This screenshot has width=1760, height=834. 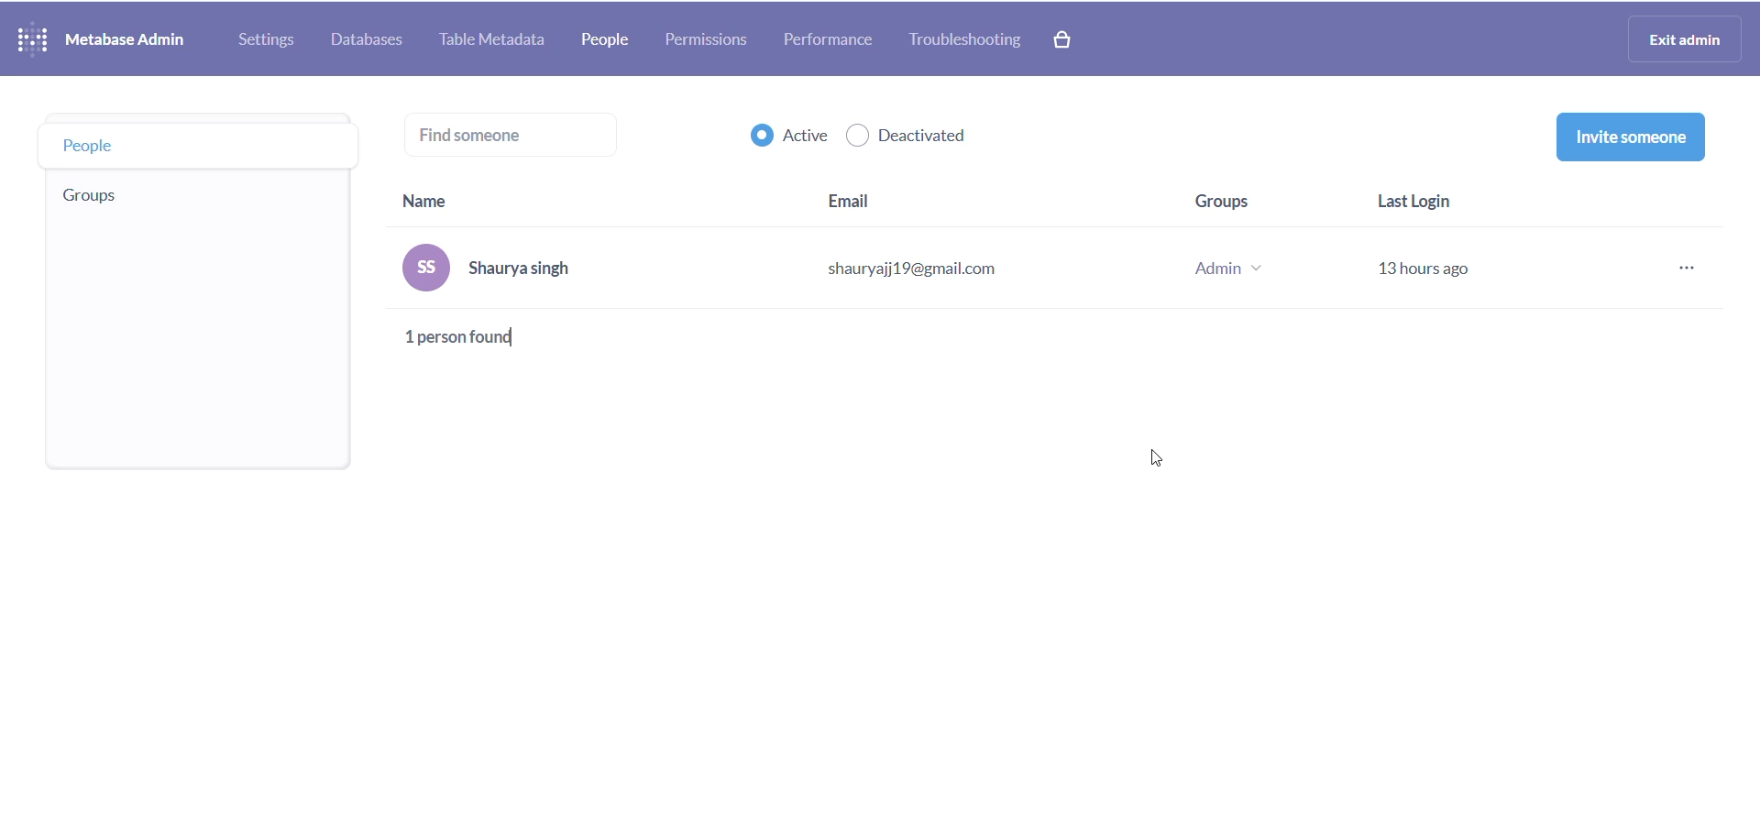 What do you see at coordinates (919, 136) in the screenshot?
I see `deactivated checkbox` at bounding box center [919, 136].